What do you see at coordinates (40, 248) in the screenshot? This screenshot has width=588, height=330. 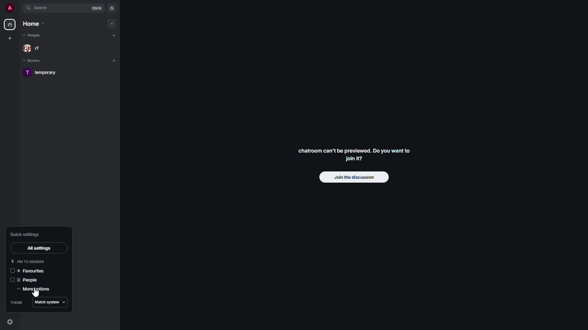 I see `all settings` at bounding box center [40, 248].